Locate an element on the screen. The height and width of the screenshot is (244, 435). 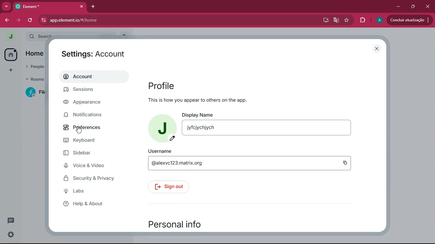
Element* tab is located at coordinates (40, 6).